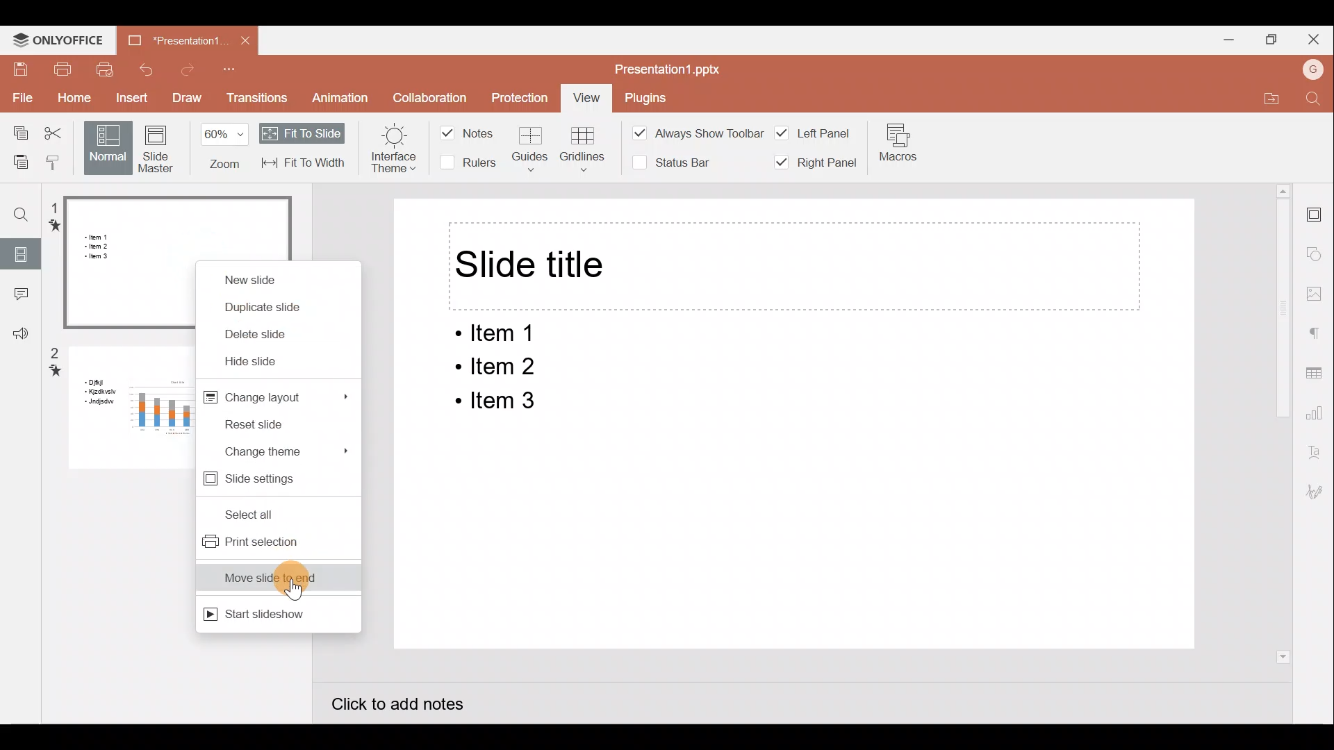  What do you see at coordinates (654, 97) in the screenshot?
I see `Plugins` at bounding box center [654, 97].